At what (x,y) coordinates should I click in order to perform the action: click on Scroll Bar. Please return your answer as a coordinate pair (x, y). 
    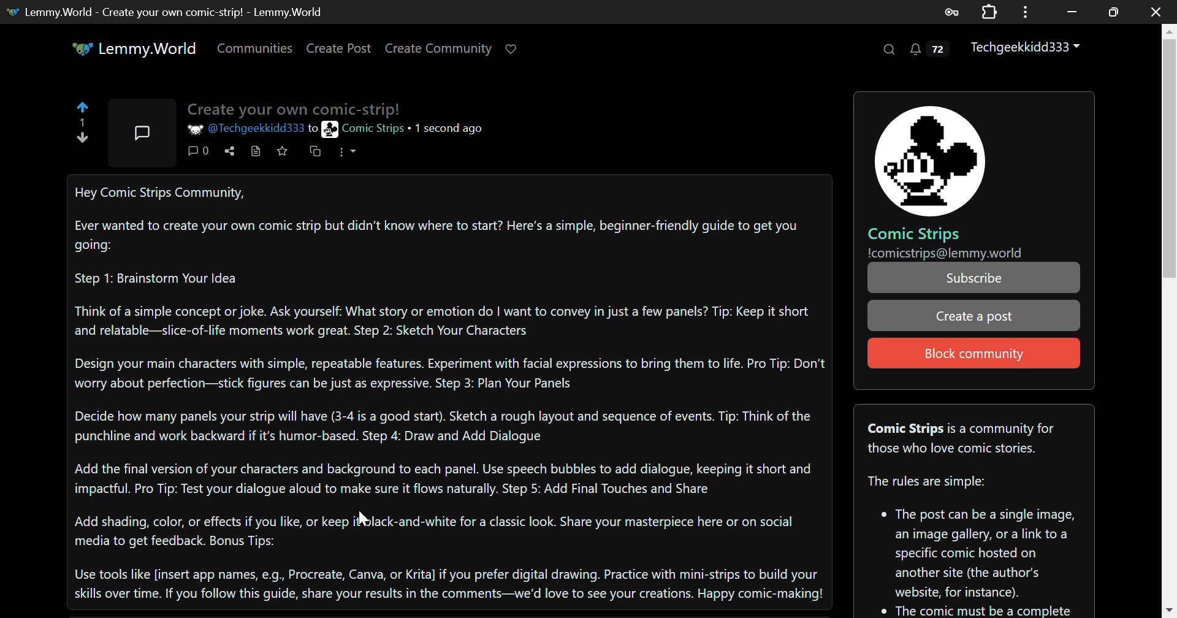
    Looking at the image, I should click on (1170, 318).